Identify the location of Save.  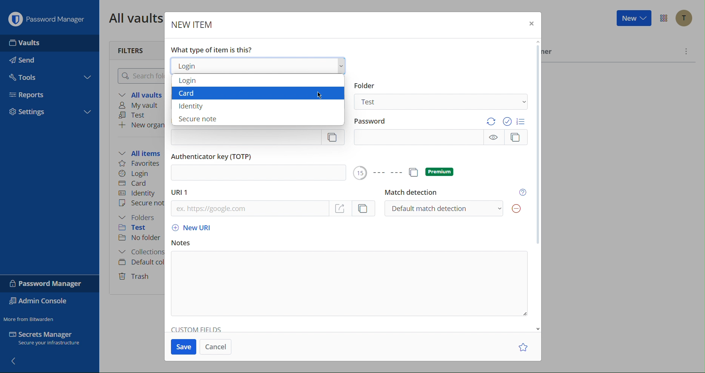
(182, 347).